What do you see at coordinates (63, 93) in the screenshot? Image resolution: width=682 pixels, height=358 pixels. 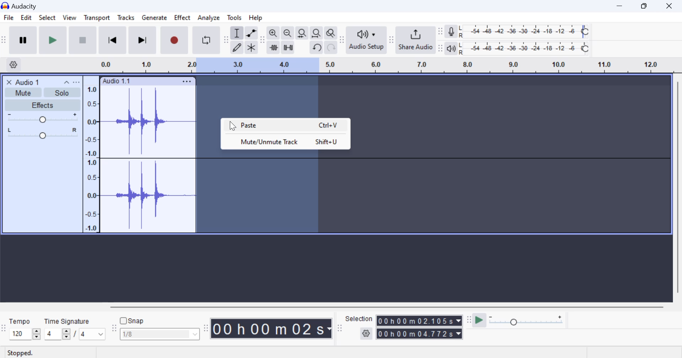 I see `Solo` at bounding box center [63, 93].